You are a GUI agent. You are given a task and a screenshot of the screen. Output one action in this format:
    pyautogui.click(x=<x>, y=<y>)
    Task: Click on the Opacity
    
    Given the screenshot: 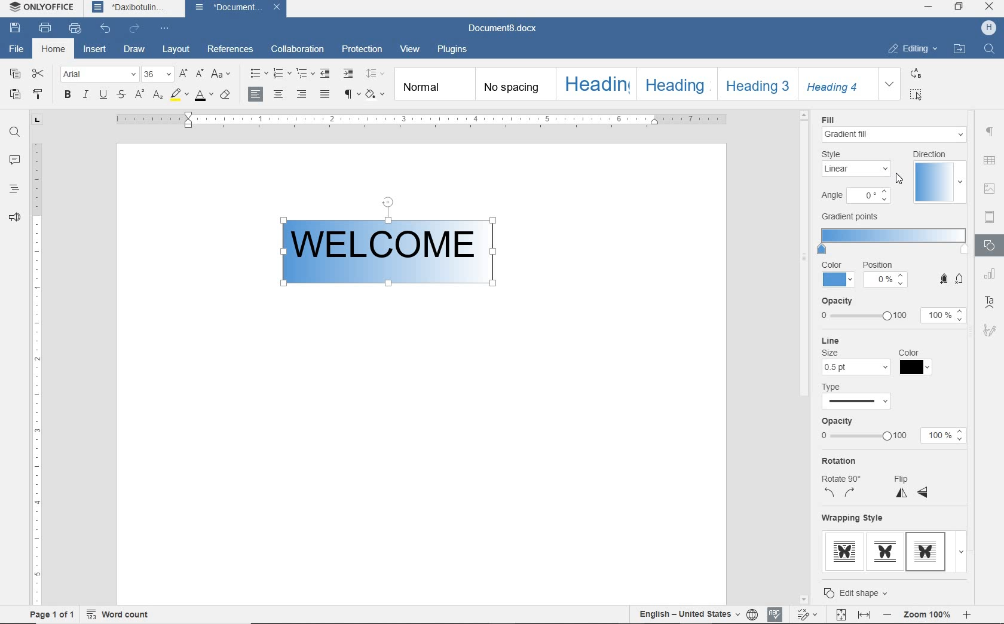 What is the action you would take?
    pyautogui.click(x=836, y=420)
    